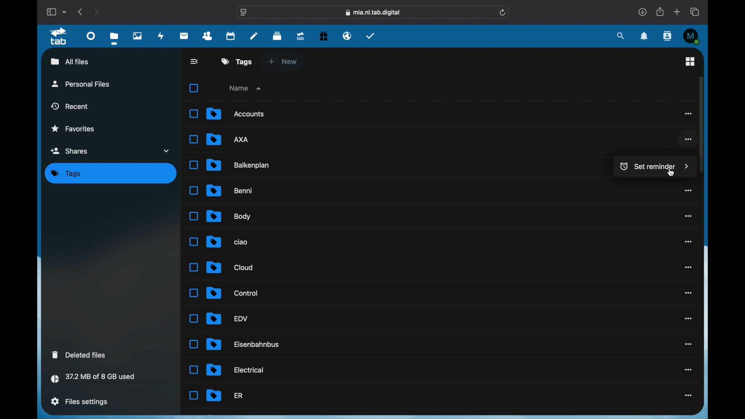 This screenshot has width=745, height=419. Describe the element at coordinates (371, 35) in the screenshot. I see `tasks` at that location.